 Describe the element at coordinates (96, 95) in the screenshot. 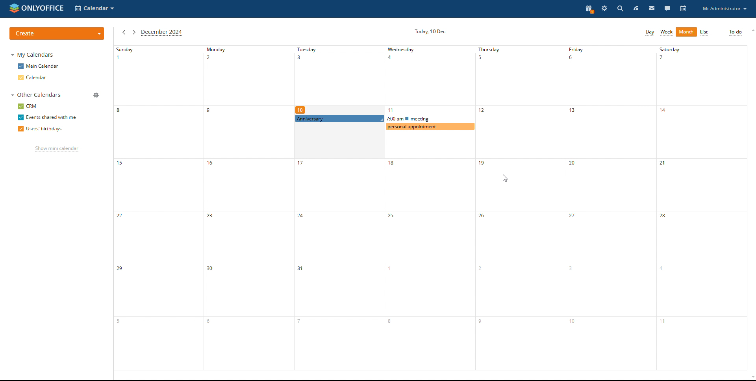

I see `manage` at that location.